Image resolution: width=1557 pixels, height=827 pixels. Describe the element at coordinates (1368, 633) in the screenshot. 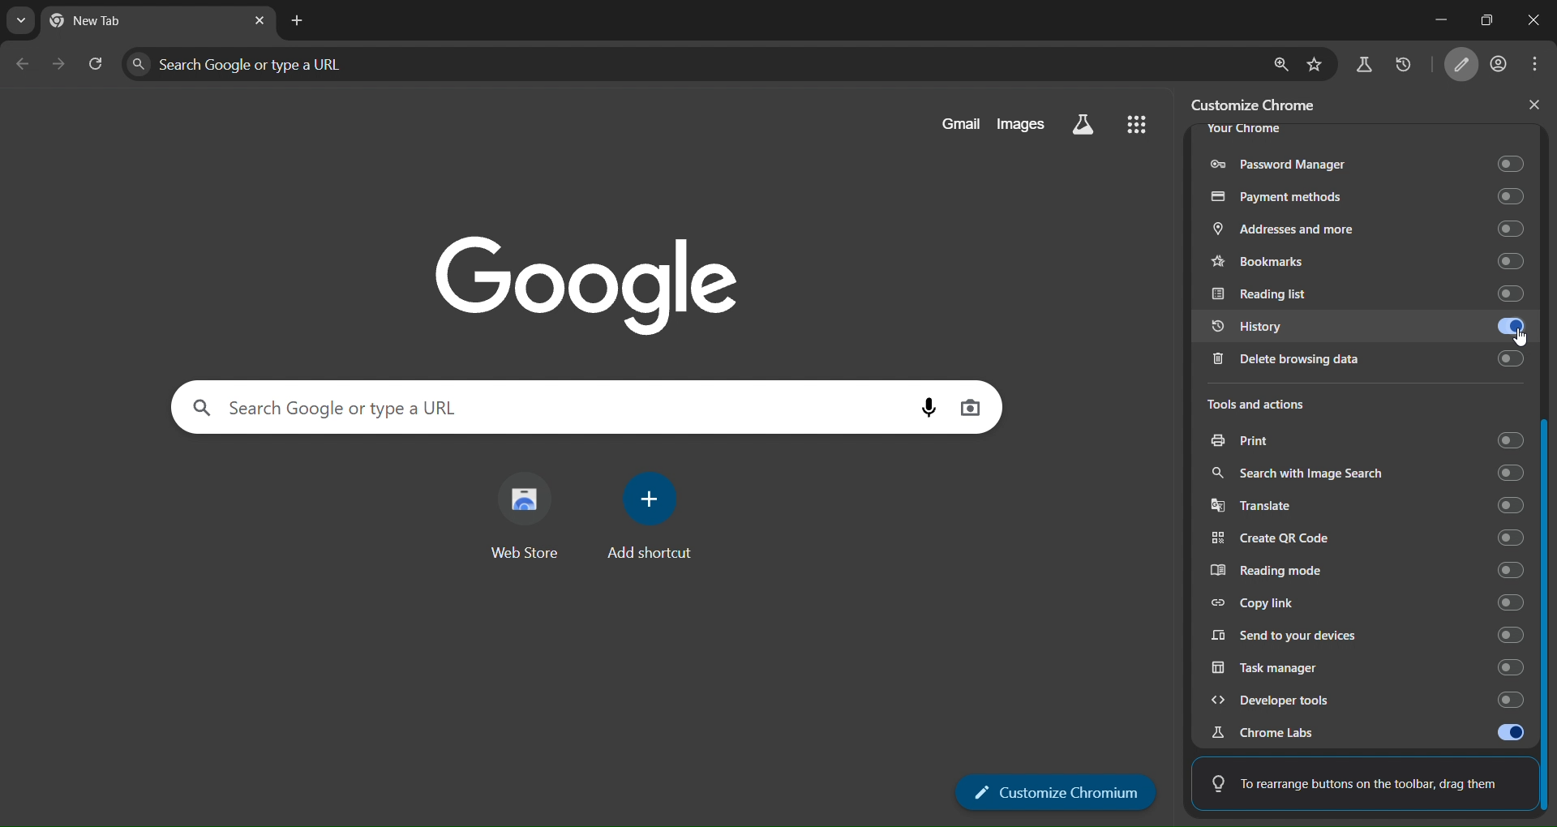

I see `send to your devices` at that location.